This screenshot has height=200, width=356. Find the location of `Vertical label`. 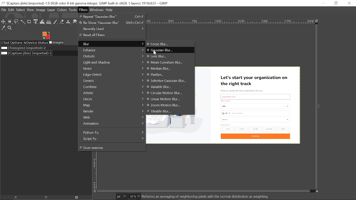

Vertical label is located at coordinates (95, 170).